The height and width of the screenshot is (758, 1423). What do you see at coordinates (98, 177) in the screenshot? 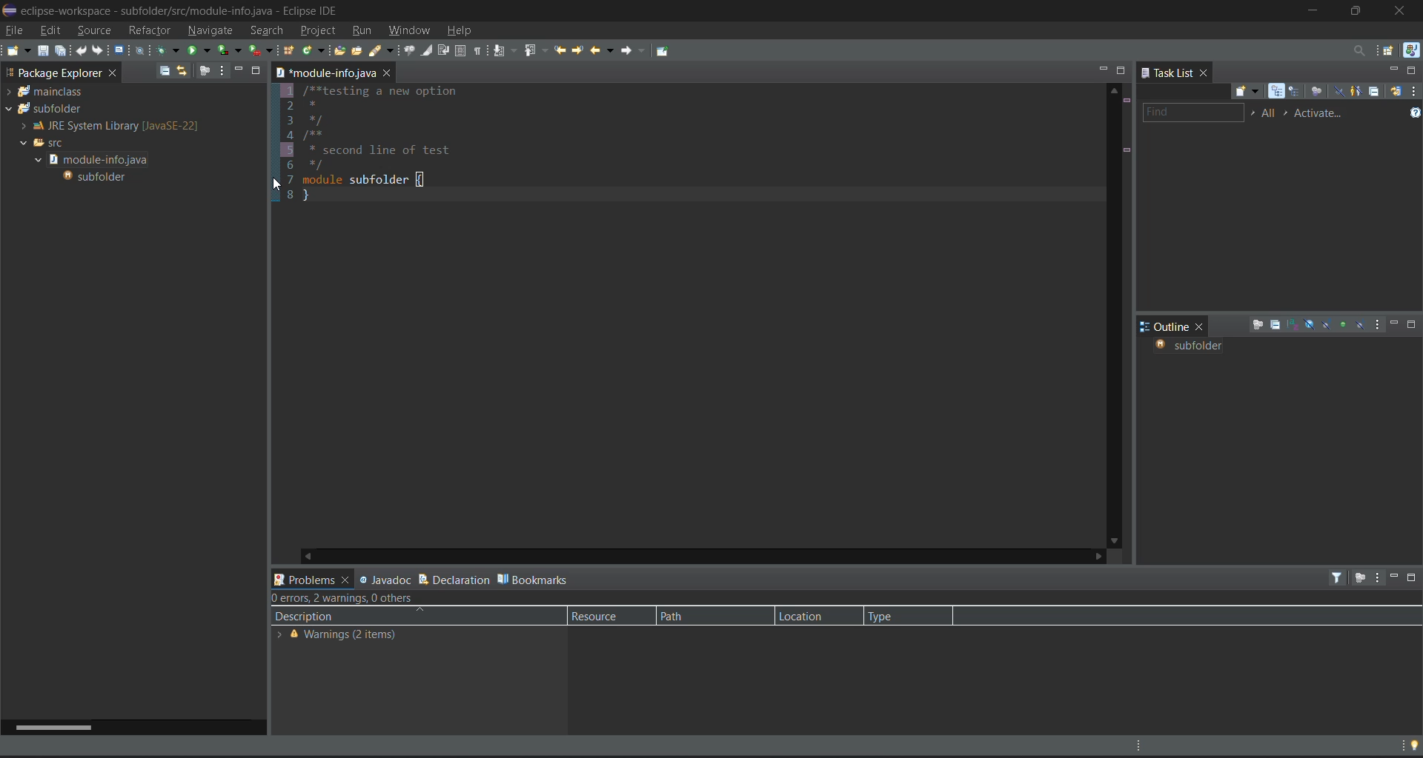
I see `subfolder` at bounding box center [98, 177].